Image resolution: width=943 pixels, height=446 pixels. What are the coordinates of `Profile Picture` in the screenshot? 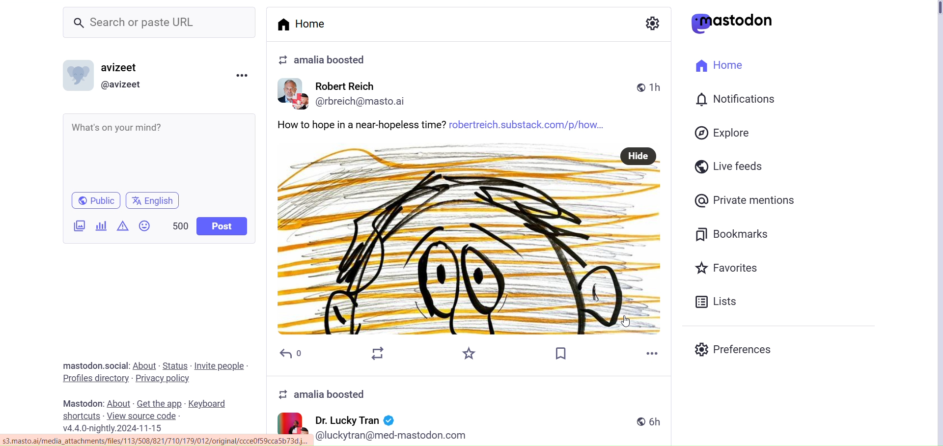 It's located at (80, 75).